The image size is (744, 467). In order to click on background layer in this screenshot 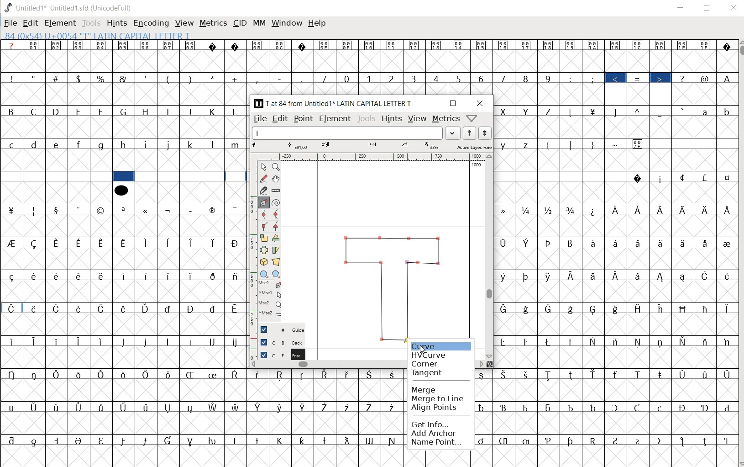, I will do `click(282, 342)`.